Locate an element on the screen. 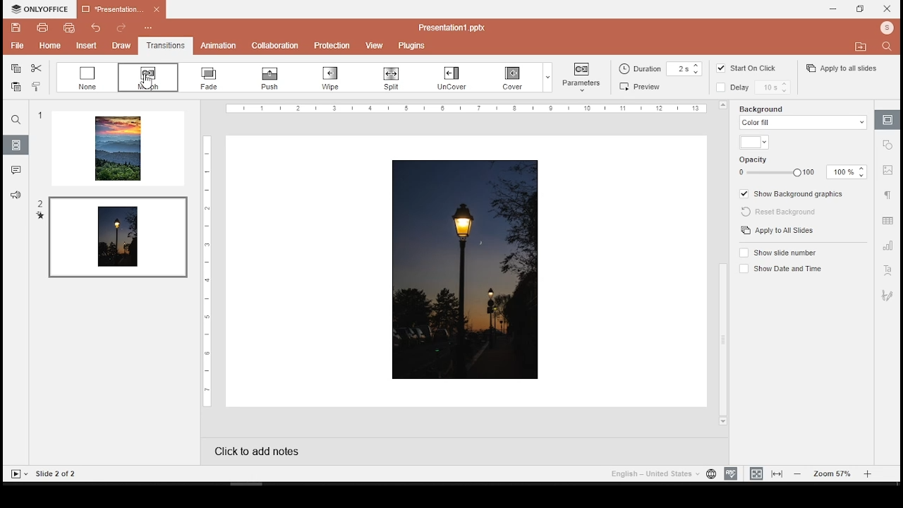  text art settings is located at coordinates (888, 270).